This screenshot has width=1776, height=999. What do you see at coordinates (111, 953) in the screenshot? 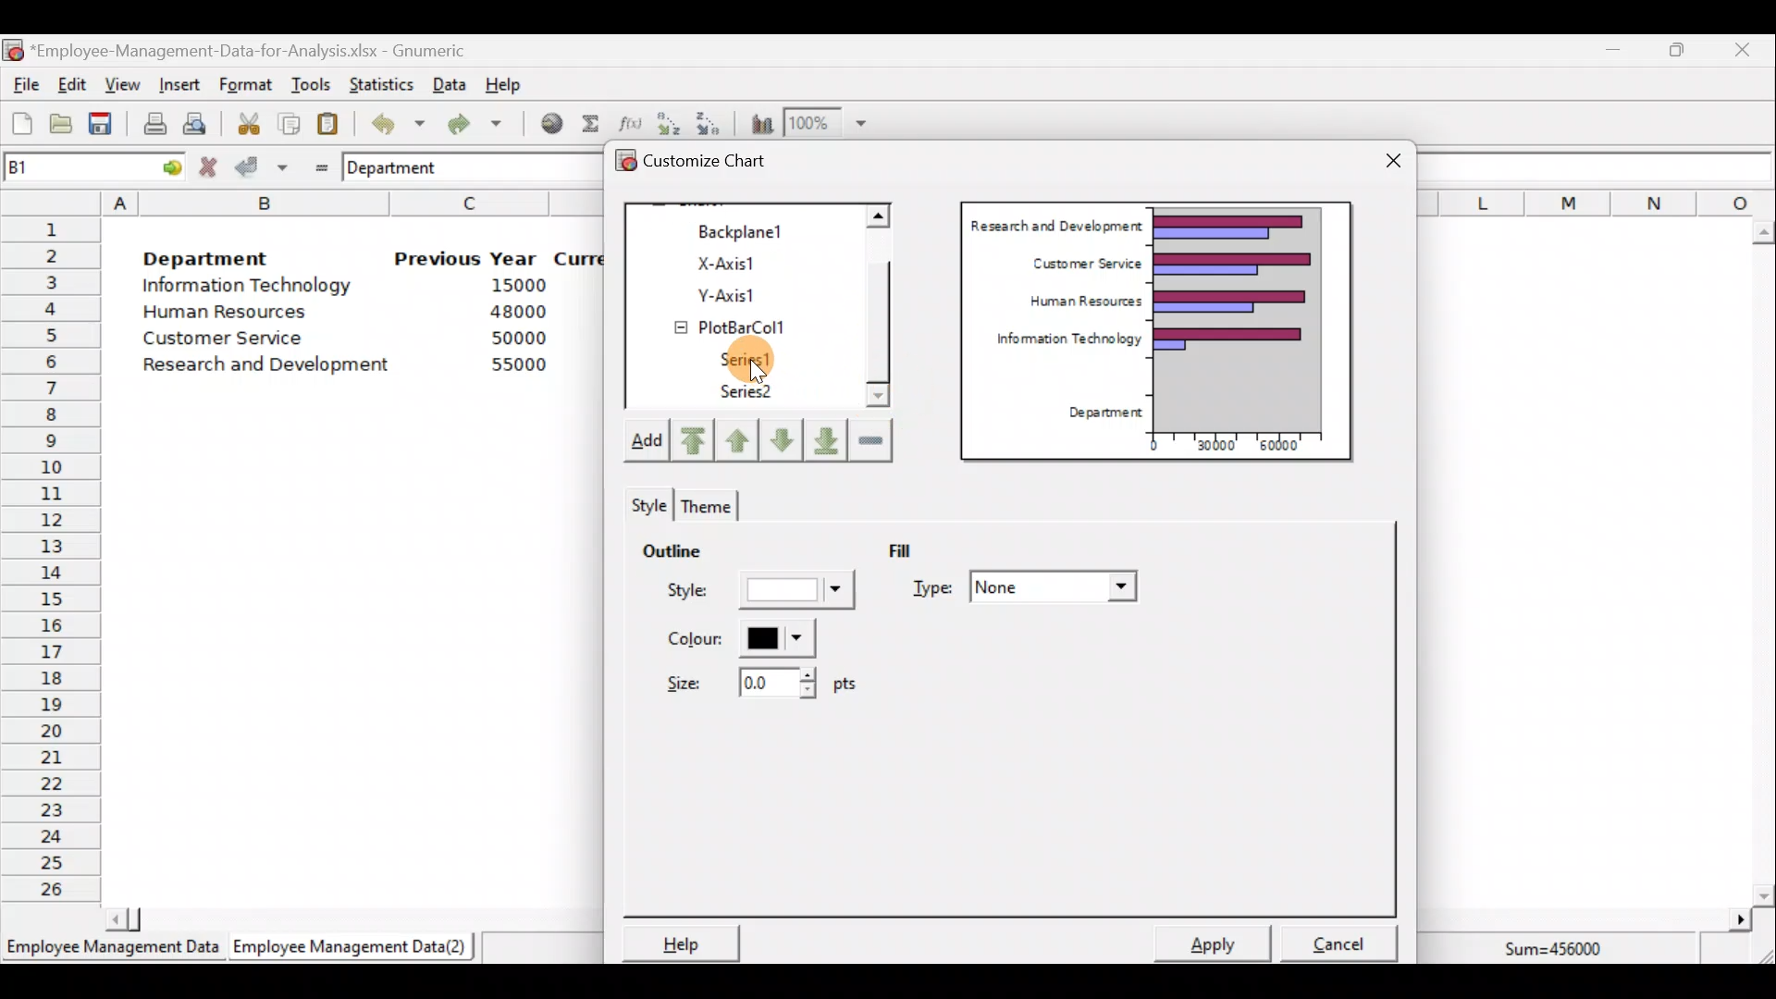
I see `Employee Management Data` at bounding box center [111, 953].